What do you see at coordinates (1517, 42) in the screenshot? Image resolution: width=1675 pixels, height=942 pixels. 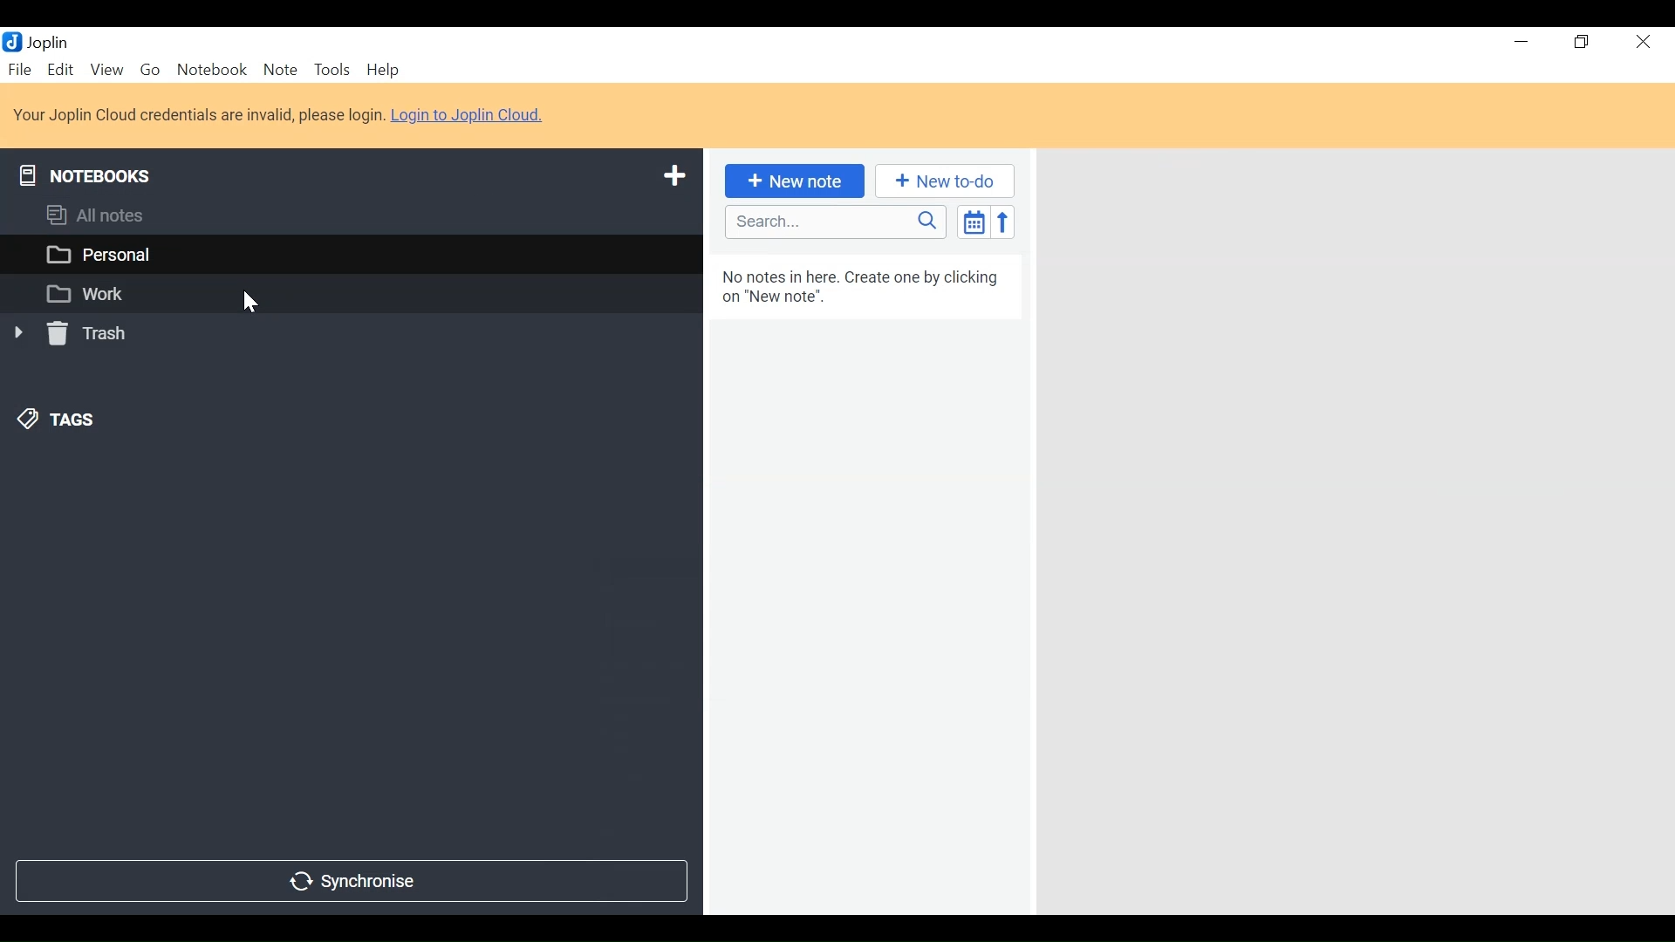 I see `minimize` at bounding box center [1517, 42].